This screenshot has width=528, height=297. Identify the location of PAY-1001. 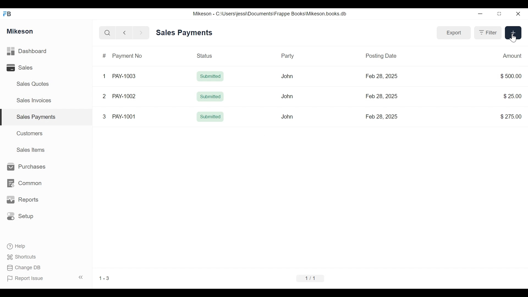
(124, 117).